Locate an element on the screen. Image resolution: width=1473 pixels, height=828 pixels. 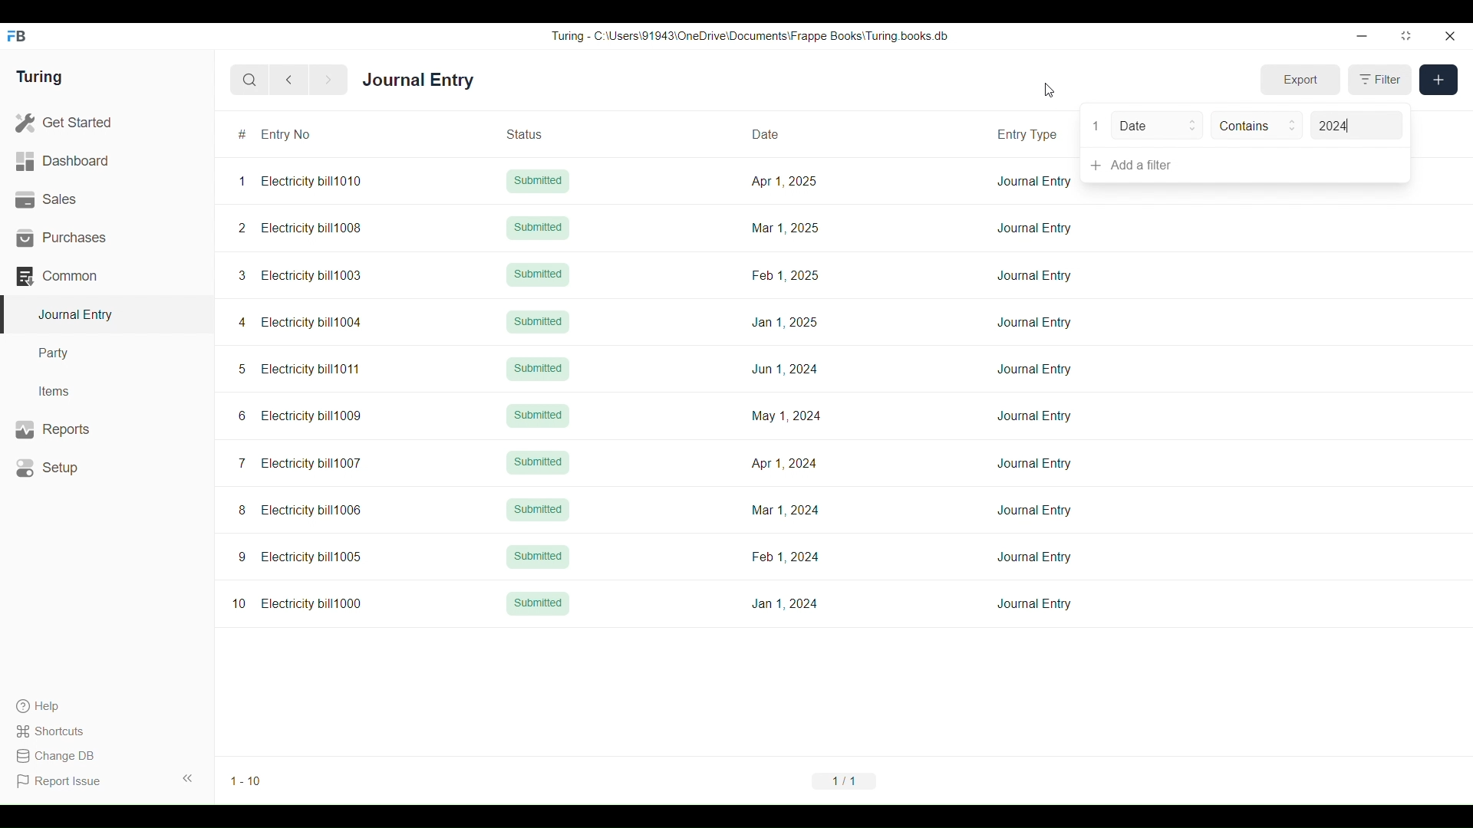
Value is located at coordinates (1378, 126).